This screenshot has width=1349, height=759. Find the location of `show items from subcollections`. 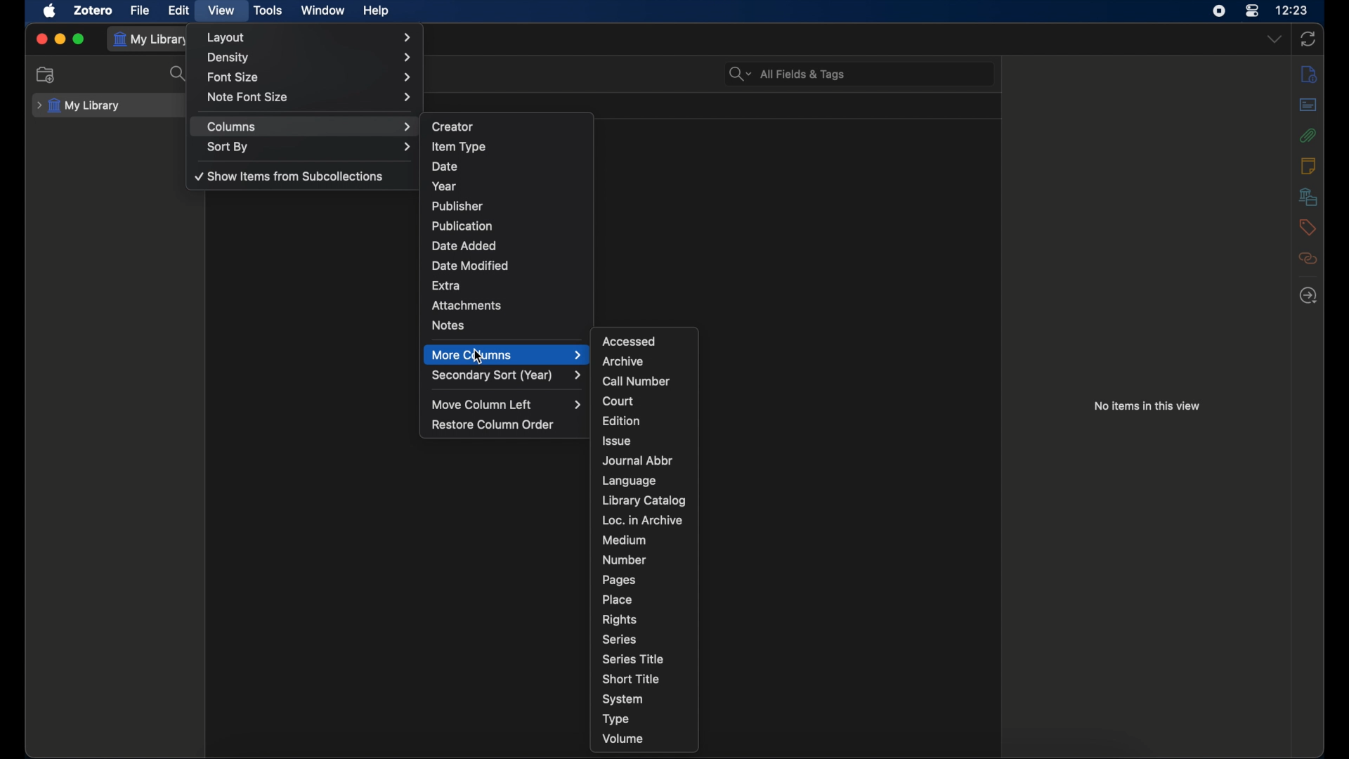

show items from subcollections is located at coordinates (289, 176).